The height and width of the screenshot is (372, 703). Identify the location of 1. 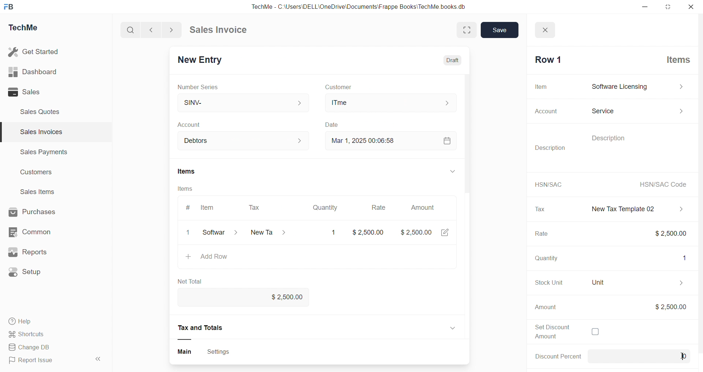
(190, 233).